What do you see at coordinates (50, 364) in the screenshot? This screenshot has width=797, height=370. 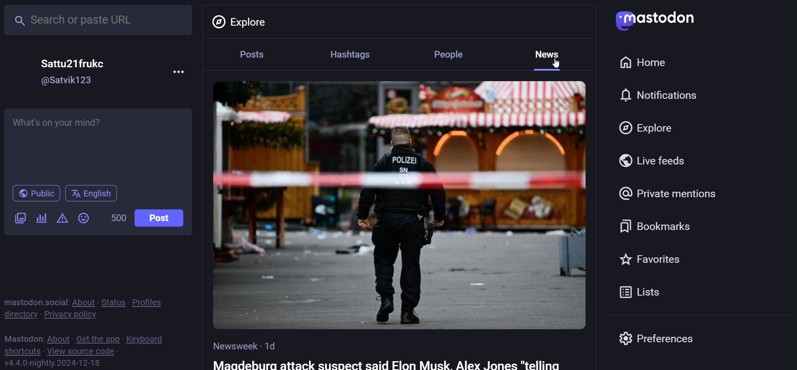 I see `v4.4.0-nightly.2024-12-18` at bounding box center [50, 364].